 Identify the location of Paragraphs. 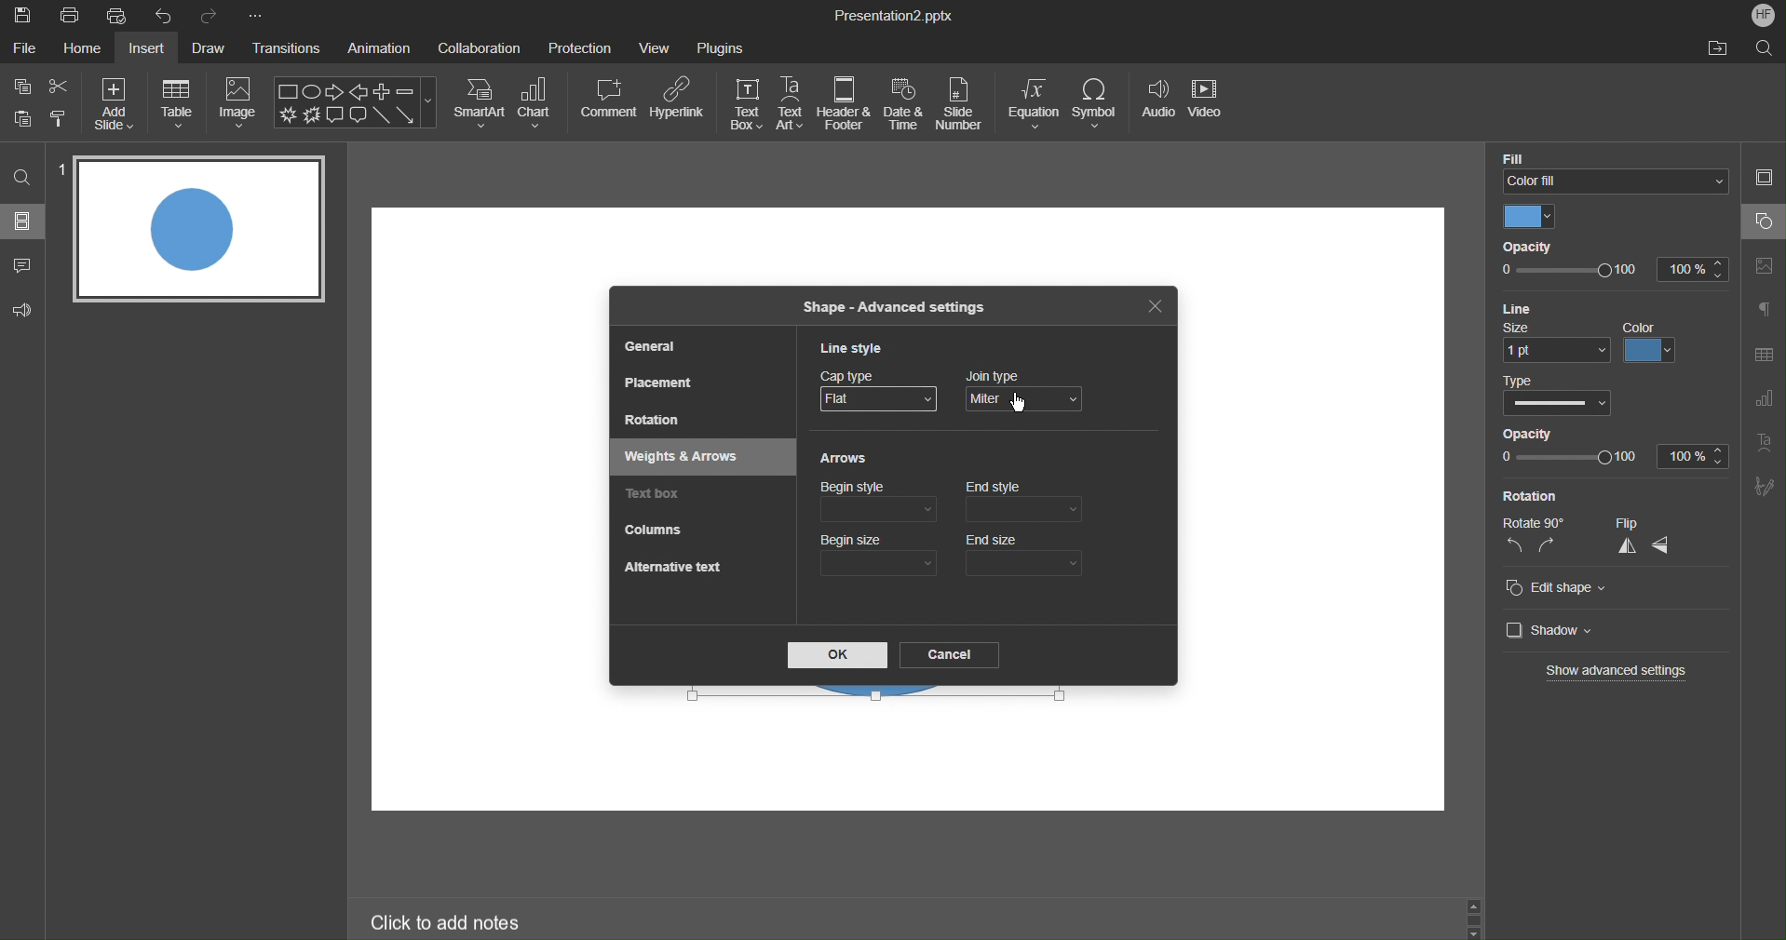
(1765, 308).